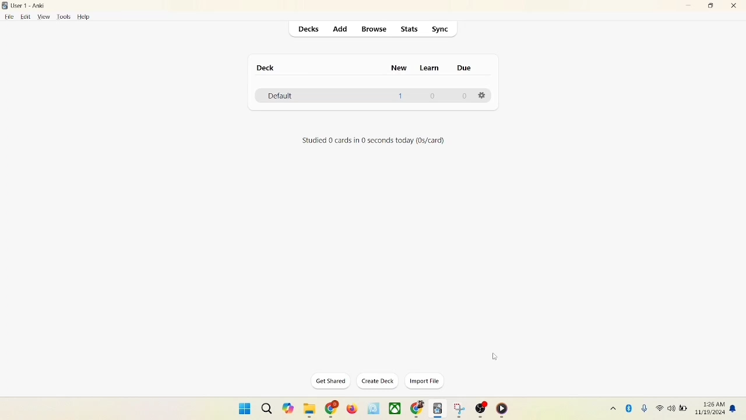  Describe the element at coordinates (734, 6) in the screenshot. I see `close` at that location.